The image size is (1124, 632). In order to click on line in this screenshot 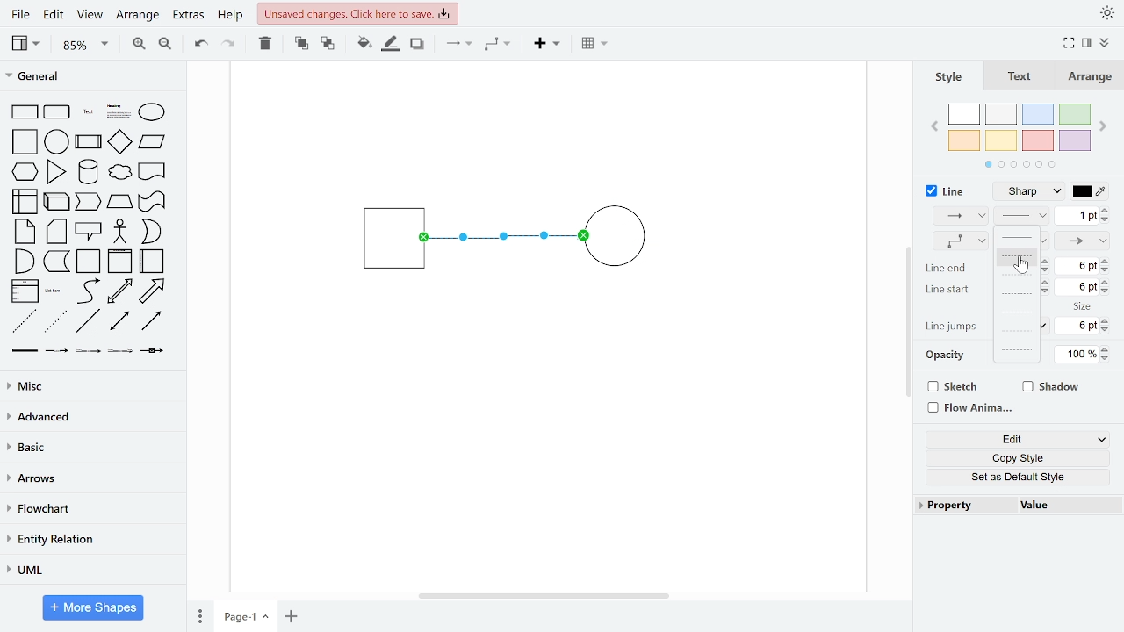, I will do `click(88, 321)`.